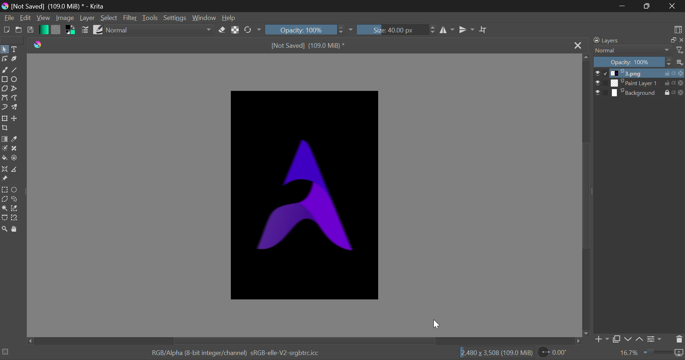 This screenshot has width=685, height=360. Describe the element at coordinates (640, 73) in the screenshot. I see `3.png` at that location.